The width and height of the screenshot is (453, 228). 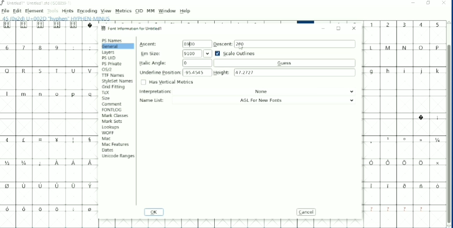 I want to click on Maximize, so click(x=339, y=29).